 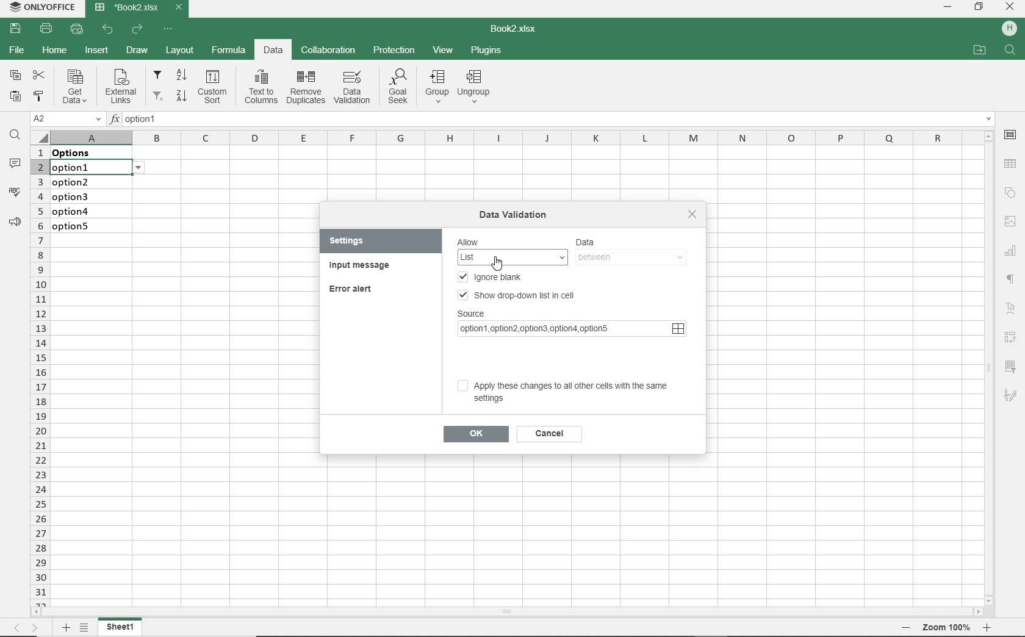 What do you see at coordinates (214, 87) in the screenshot?
I see `Custom sort` at bounding box center [214, 87].